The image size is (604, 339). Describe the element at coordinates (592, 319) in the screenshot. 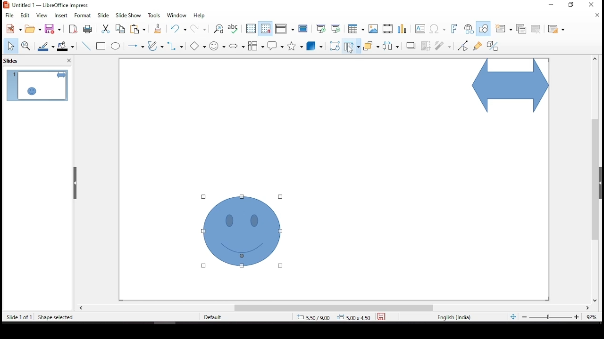

I see `zoom level` at that location.